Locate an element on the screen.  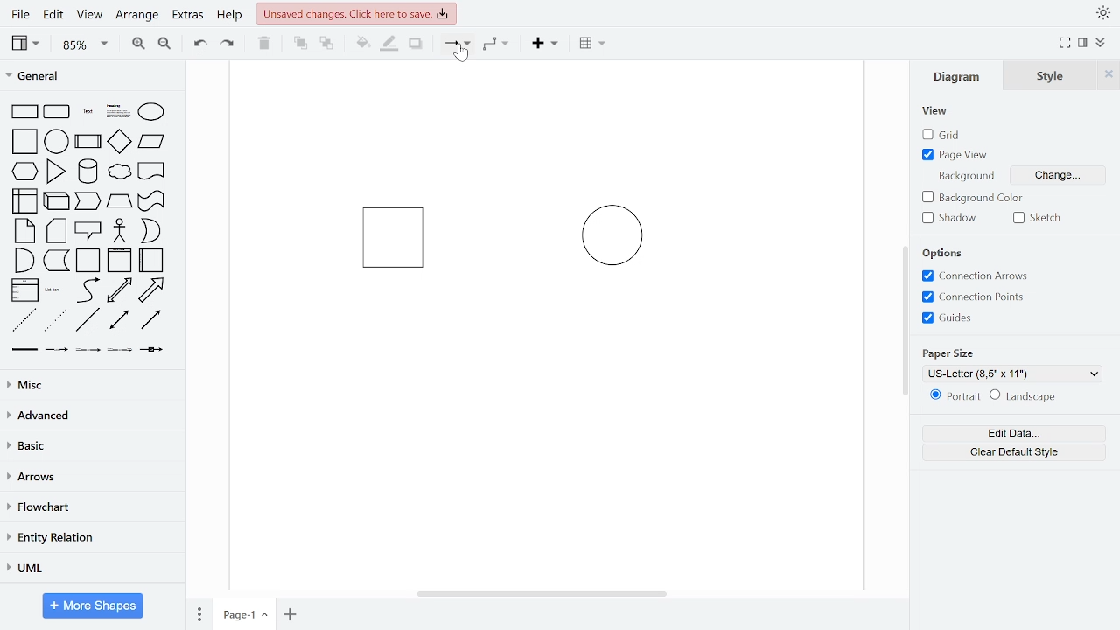
square is located at coordinates (26, 143).